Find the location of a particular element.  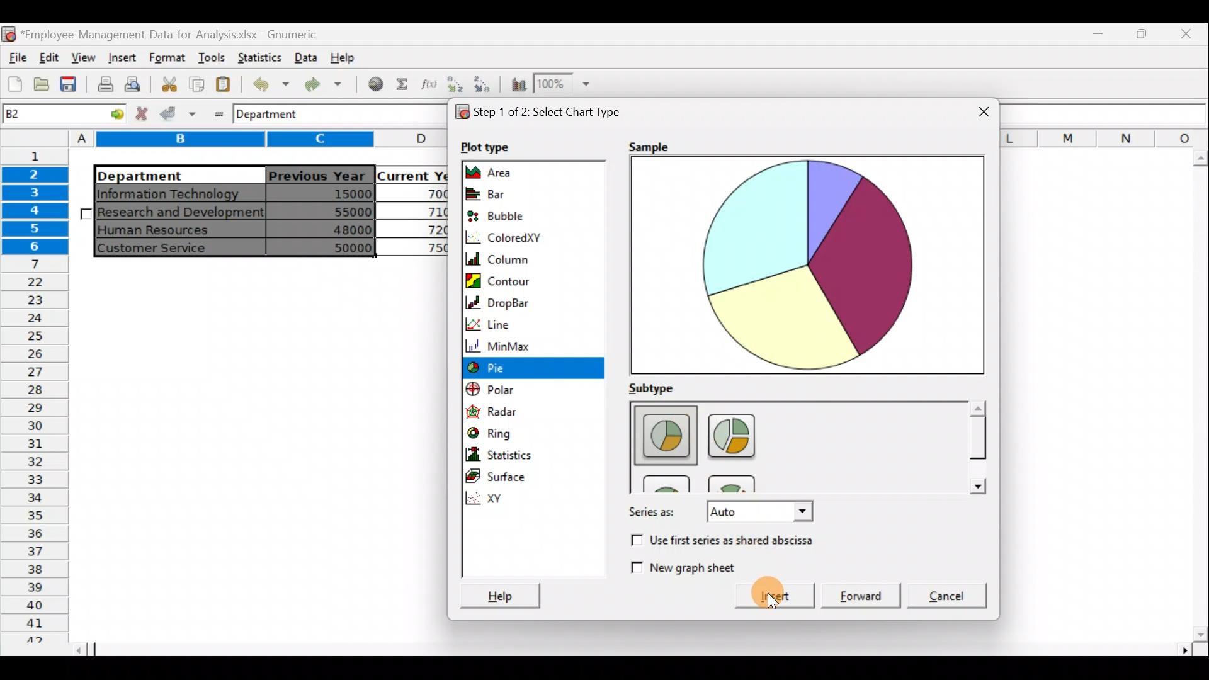

Help is located at coordinates (345, 60).